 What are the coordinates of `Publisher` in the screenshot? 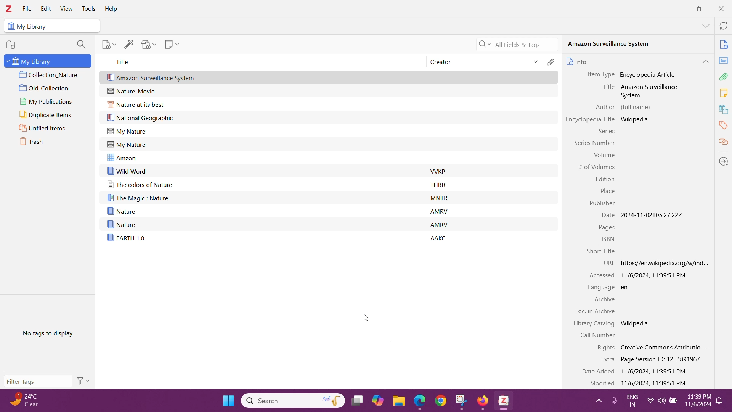 It's located at (600, 204).